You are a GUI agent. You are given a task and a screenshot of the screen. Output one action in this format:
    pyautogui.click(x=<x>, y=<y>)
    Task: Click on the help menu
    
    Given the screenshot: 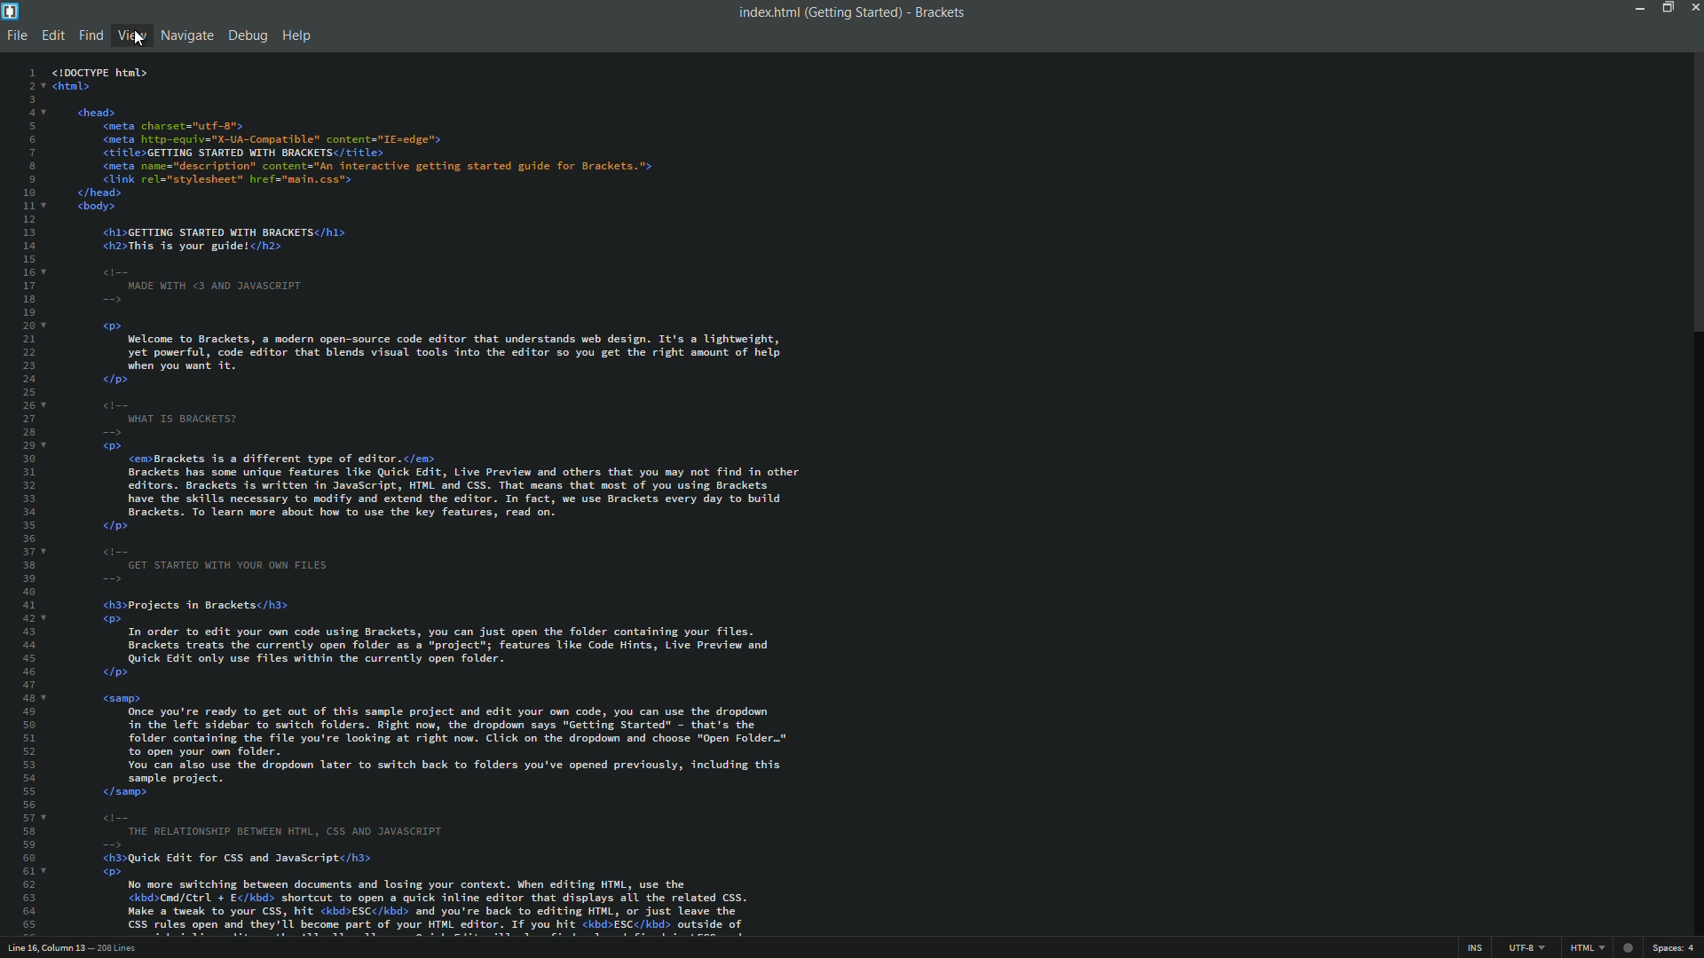 What is the action you would take?
    pyautogui.click(x=297, y=37)
    